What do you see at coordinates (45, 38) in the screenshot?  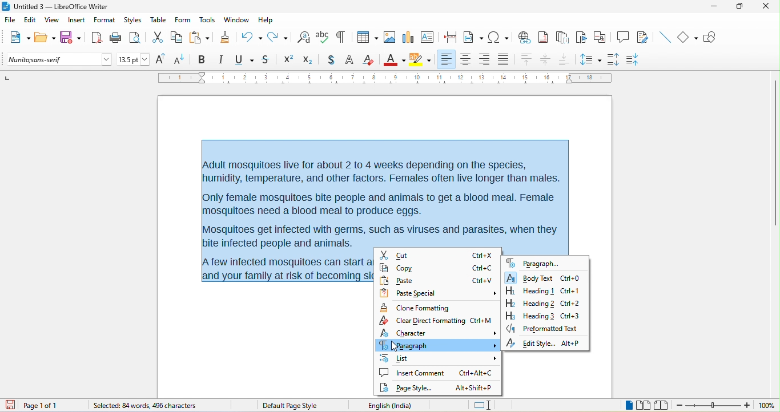 I see `open` at bounding box center [45, 38].